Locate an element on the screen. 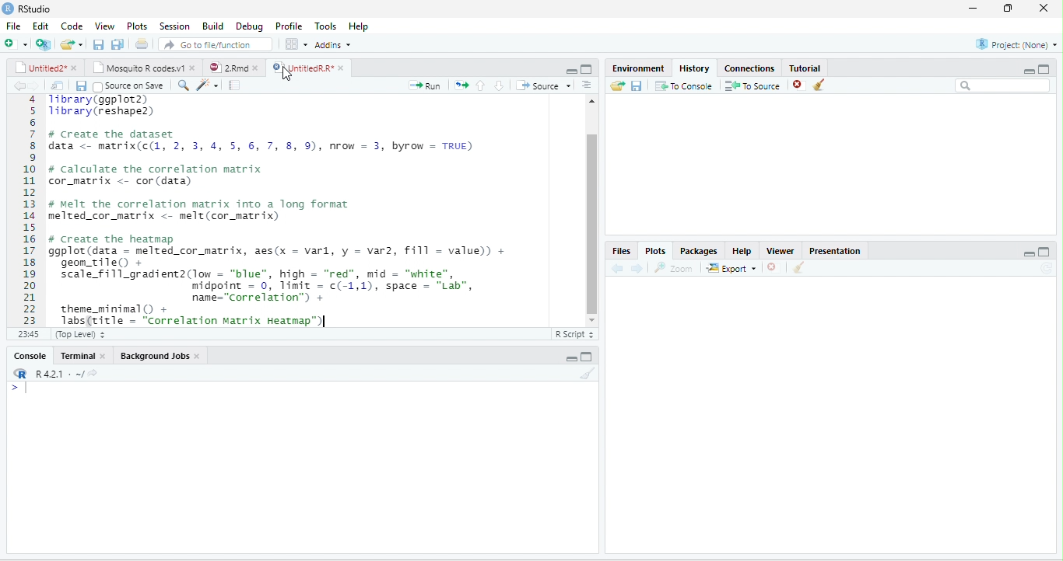  minimize is located at coordinates (971, 9).